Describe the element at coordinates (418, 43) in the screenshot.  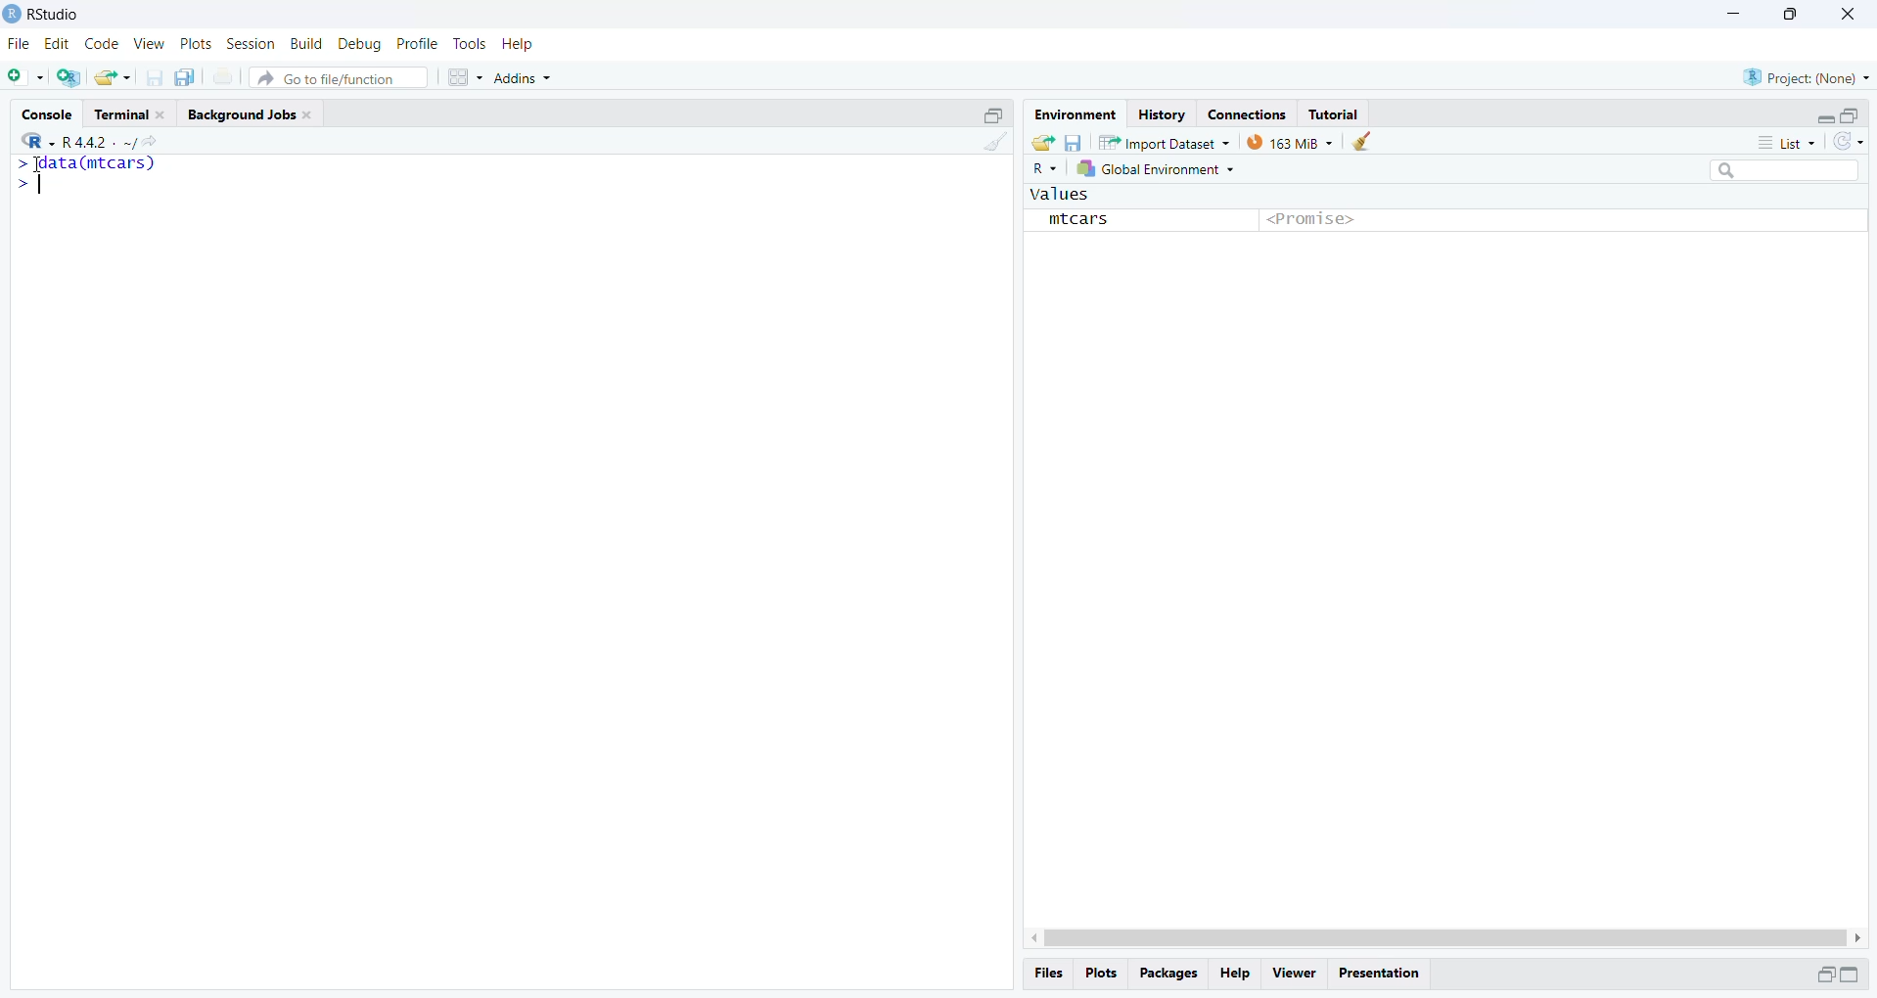
I see `profile` at that location.